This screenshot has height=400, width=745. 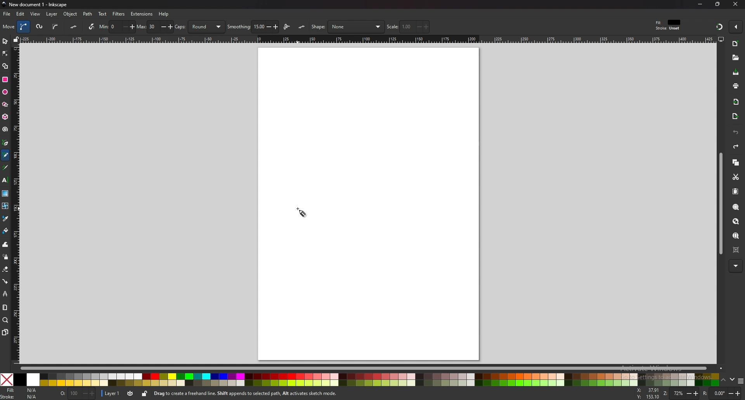 What do you see at coordinates (103, 14) in the screenshot?
I see `text` at bounding box center [103, 14].